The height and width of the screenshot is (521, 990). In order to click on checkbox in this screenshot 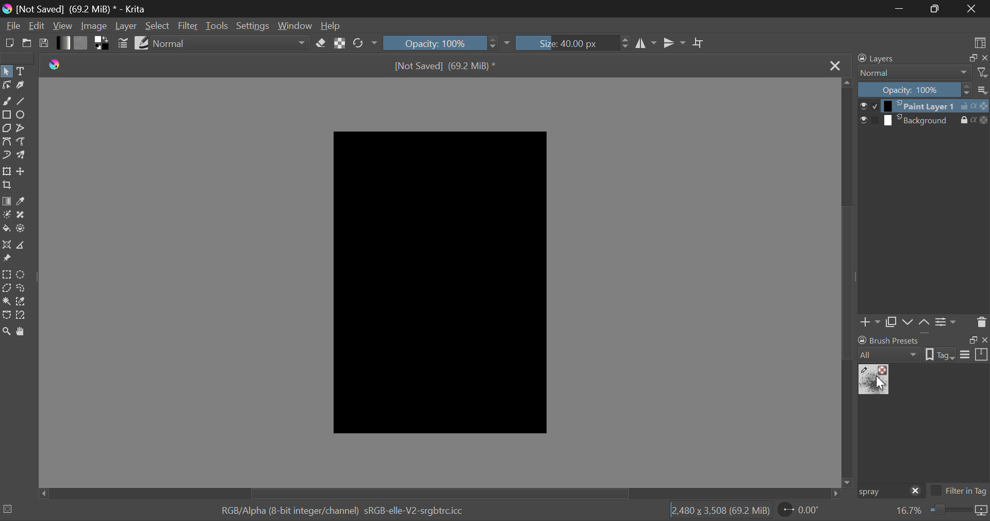, I will do `click(869, 121)`.